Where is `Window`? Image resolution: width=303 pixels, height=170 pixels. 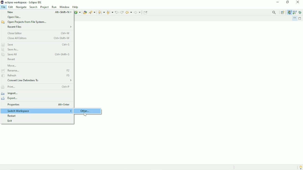 Window is located at coordinates (64, 7).